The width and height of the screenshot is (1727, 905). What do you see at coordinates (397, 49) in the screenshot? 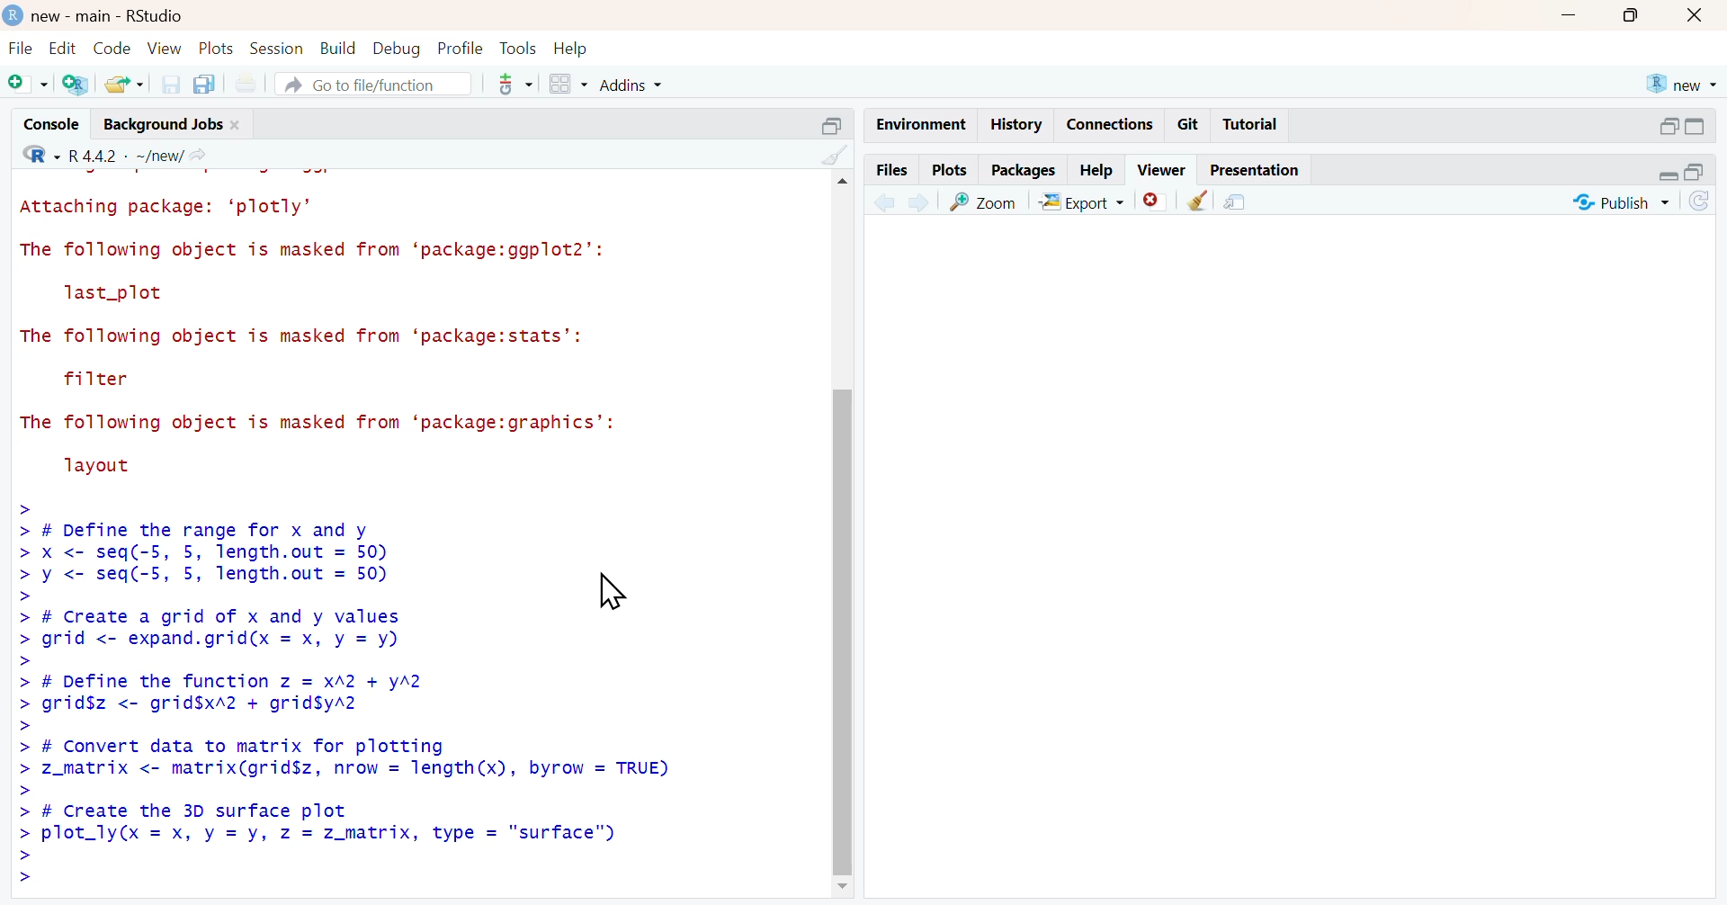
I see `debug` at bounding box center [397, 49].